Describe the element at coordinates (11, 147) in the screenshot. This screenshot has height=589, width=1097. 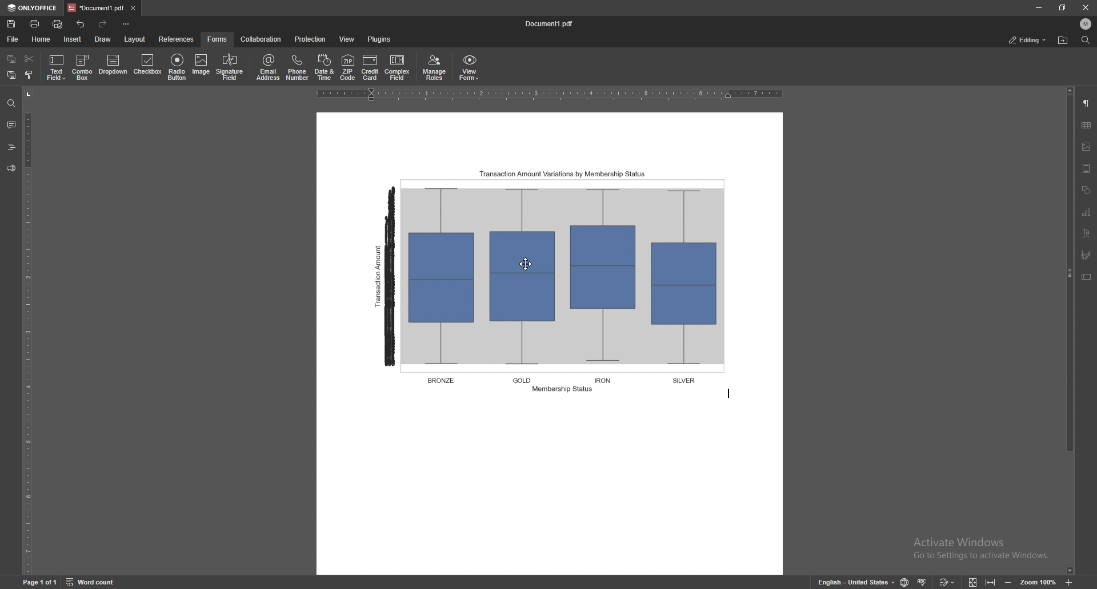
I see `headings` at that location.